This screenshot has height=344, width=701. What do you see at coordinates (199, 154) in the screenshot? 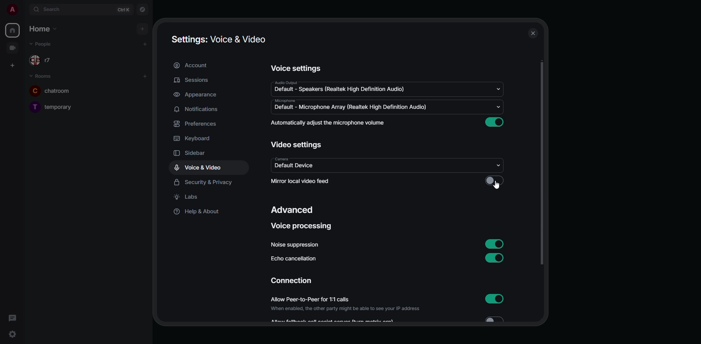
I see `sidebar` at bounding box center [199, 154].